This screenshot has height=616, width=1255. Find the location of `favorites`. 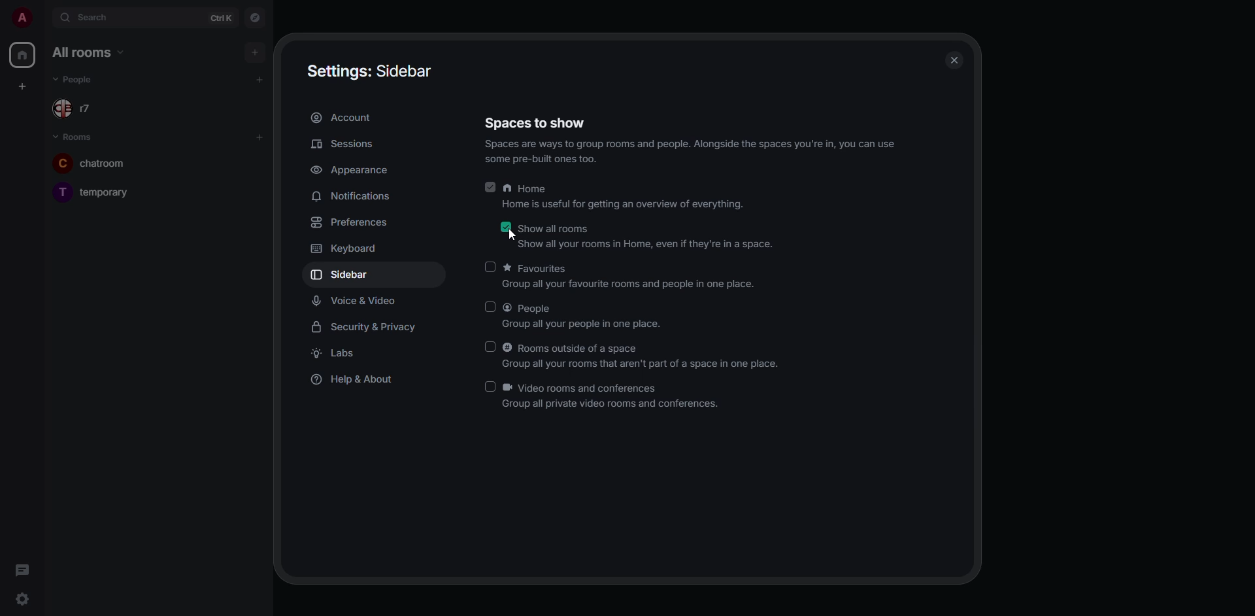

favorites is located at coordinates (631, 277).